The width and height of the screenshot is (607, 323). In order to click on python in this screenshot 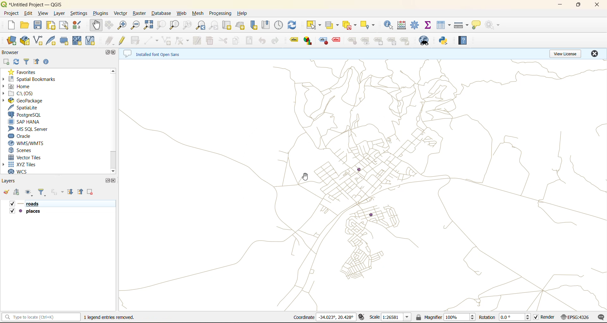, I will do `click(443, 41)`.